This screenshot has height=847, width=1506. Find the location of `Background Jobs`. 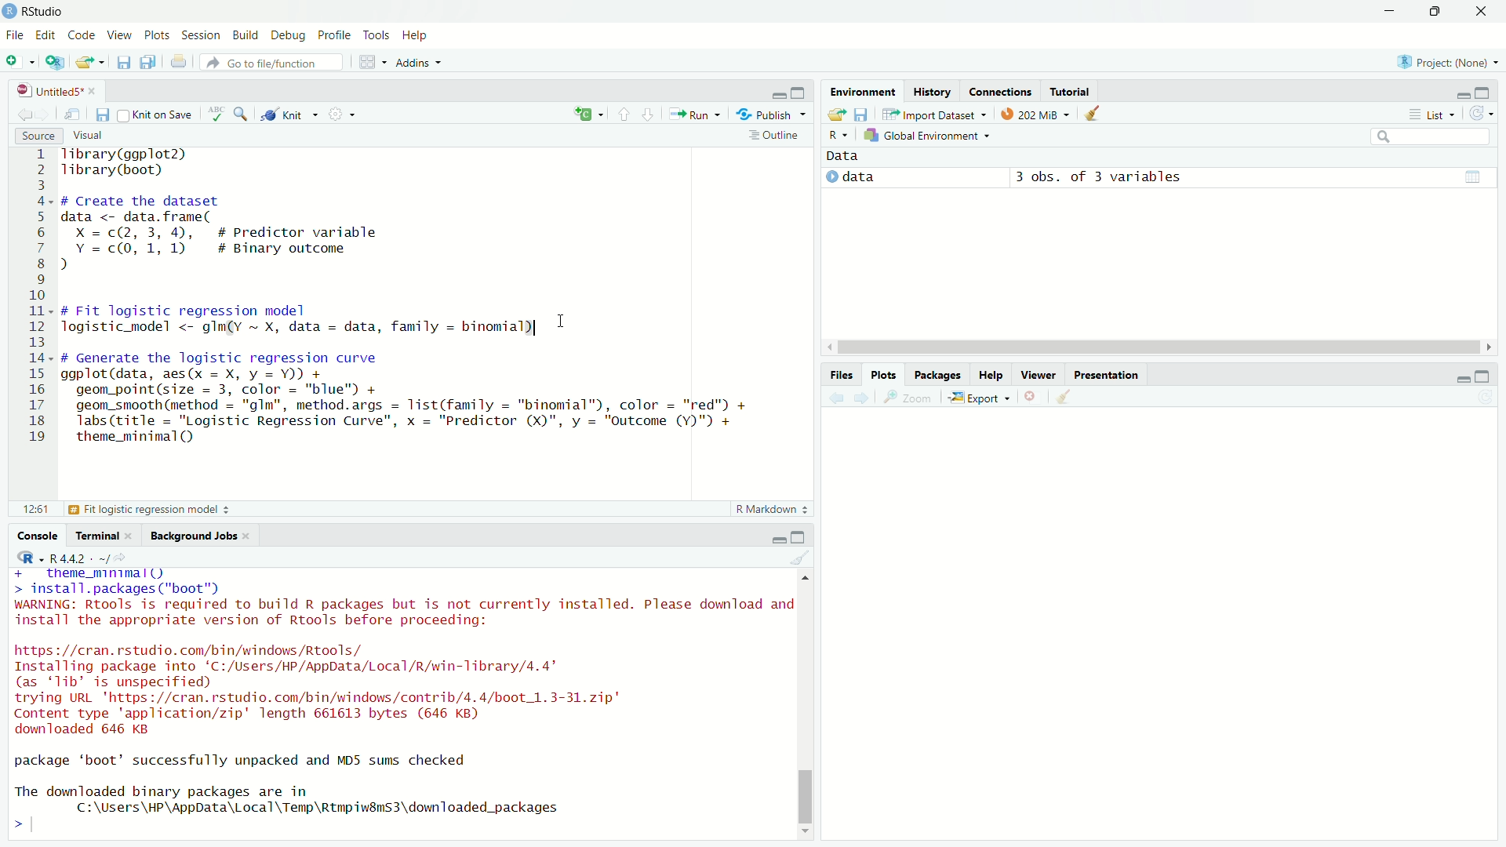

Background Jobs is located at coordinates (191, 536).